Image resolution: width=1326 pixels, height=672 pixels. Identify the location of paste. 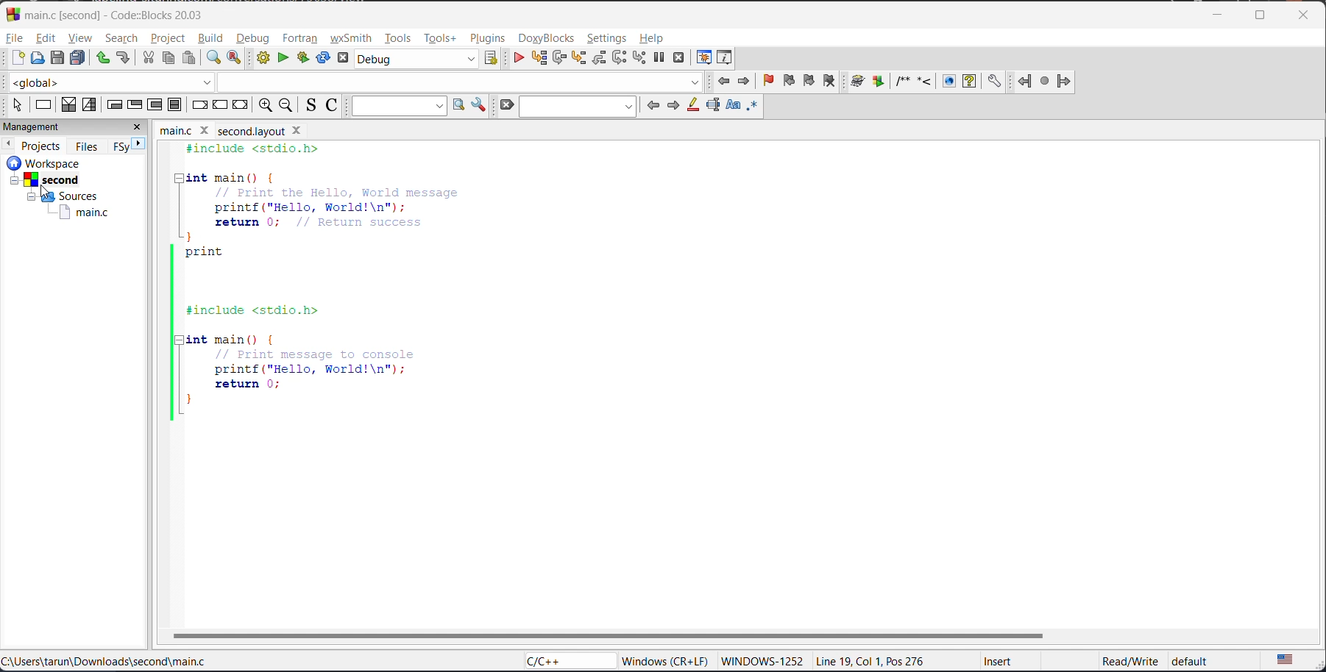
(189, 58).